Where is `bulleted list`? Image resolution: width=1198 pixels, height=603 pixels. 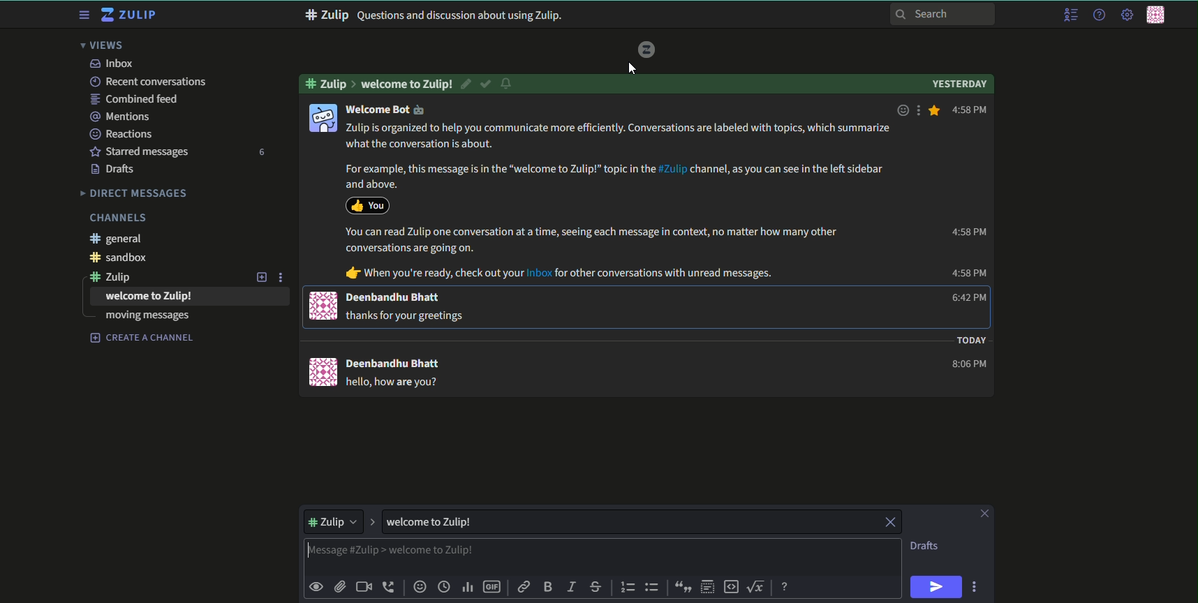
bulleted list is located at coordinates (652, 587).